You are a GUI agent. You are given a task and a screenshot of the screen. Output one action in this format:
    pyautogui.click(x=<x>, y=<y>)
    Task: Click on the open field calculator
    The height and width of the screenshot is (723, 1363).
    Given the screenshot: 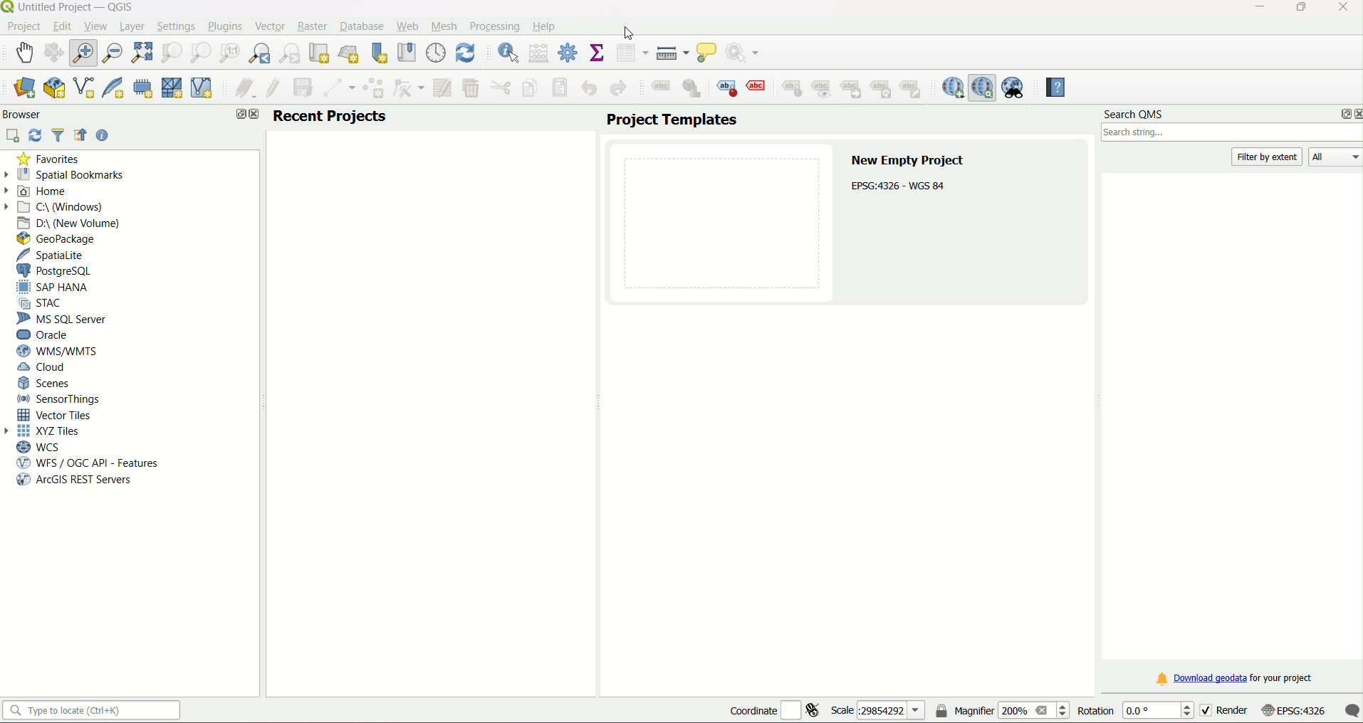 What is the action you would take?
    pyautogui.click(x=539, y=53)
    